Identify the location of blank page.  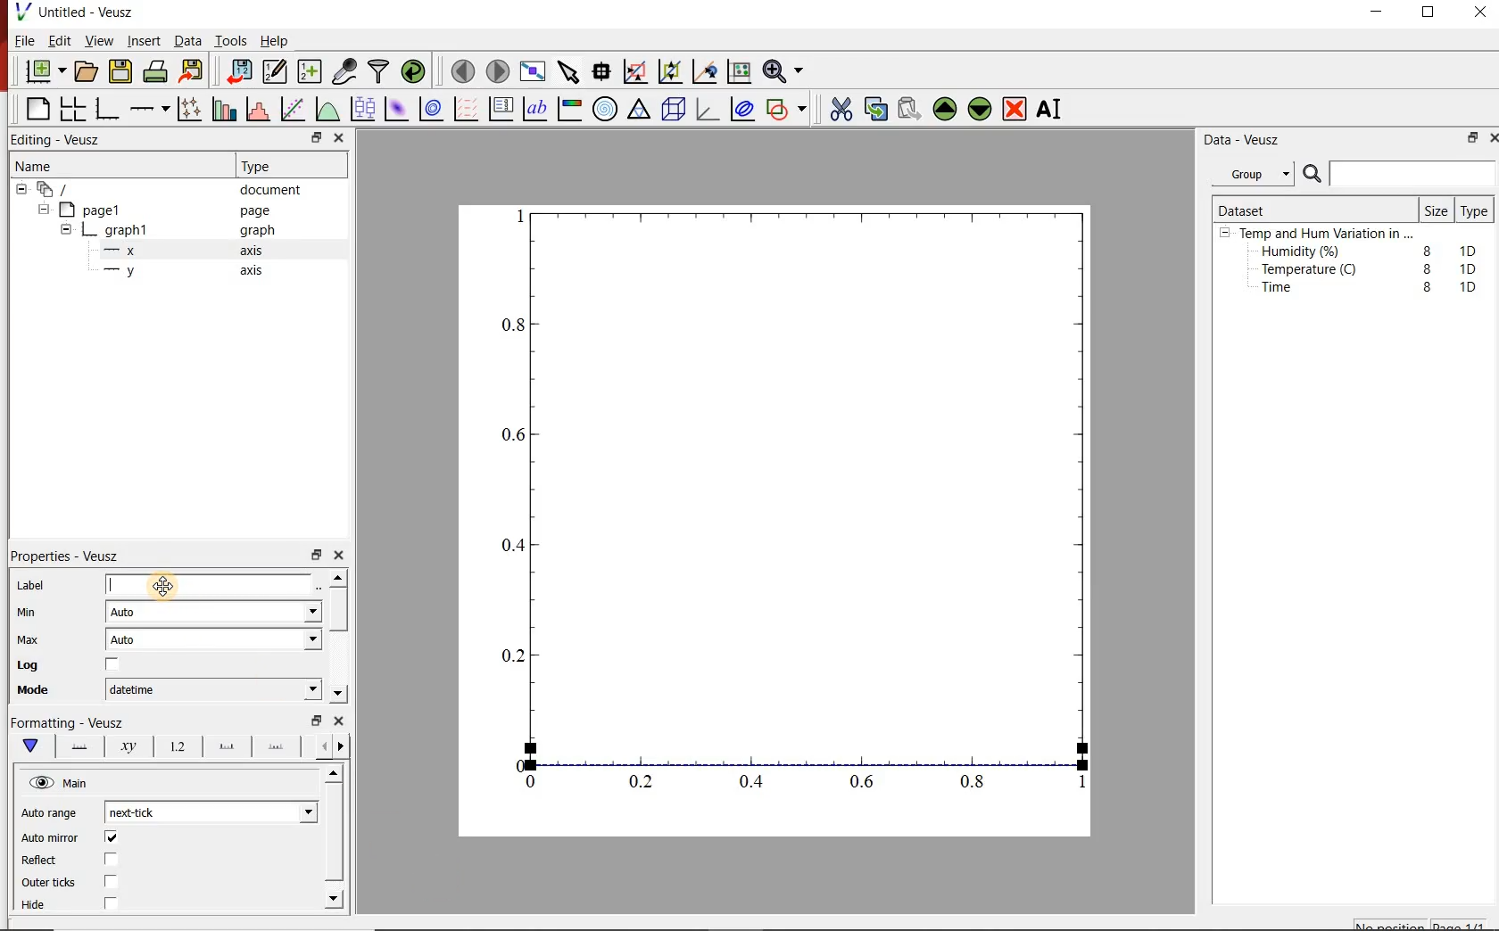
(36, 107).